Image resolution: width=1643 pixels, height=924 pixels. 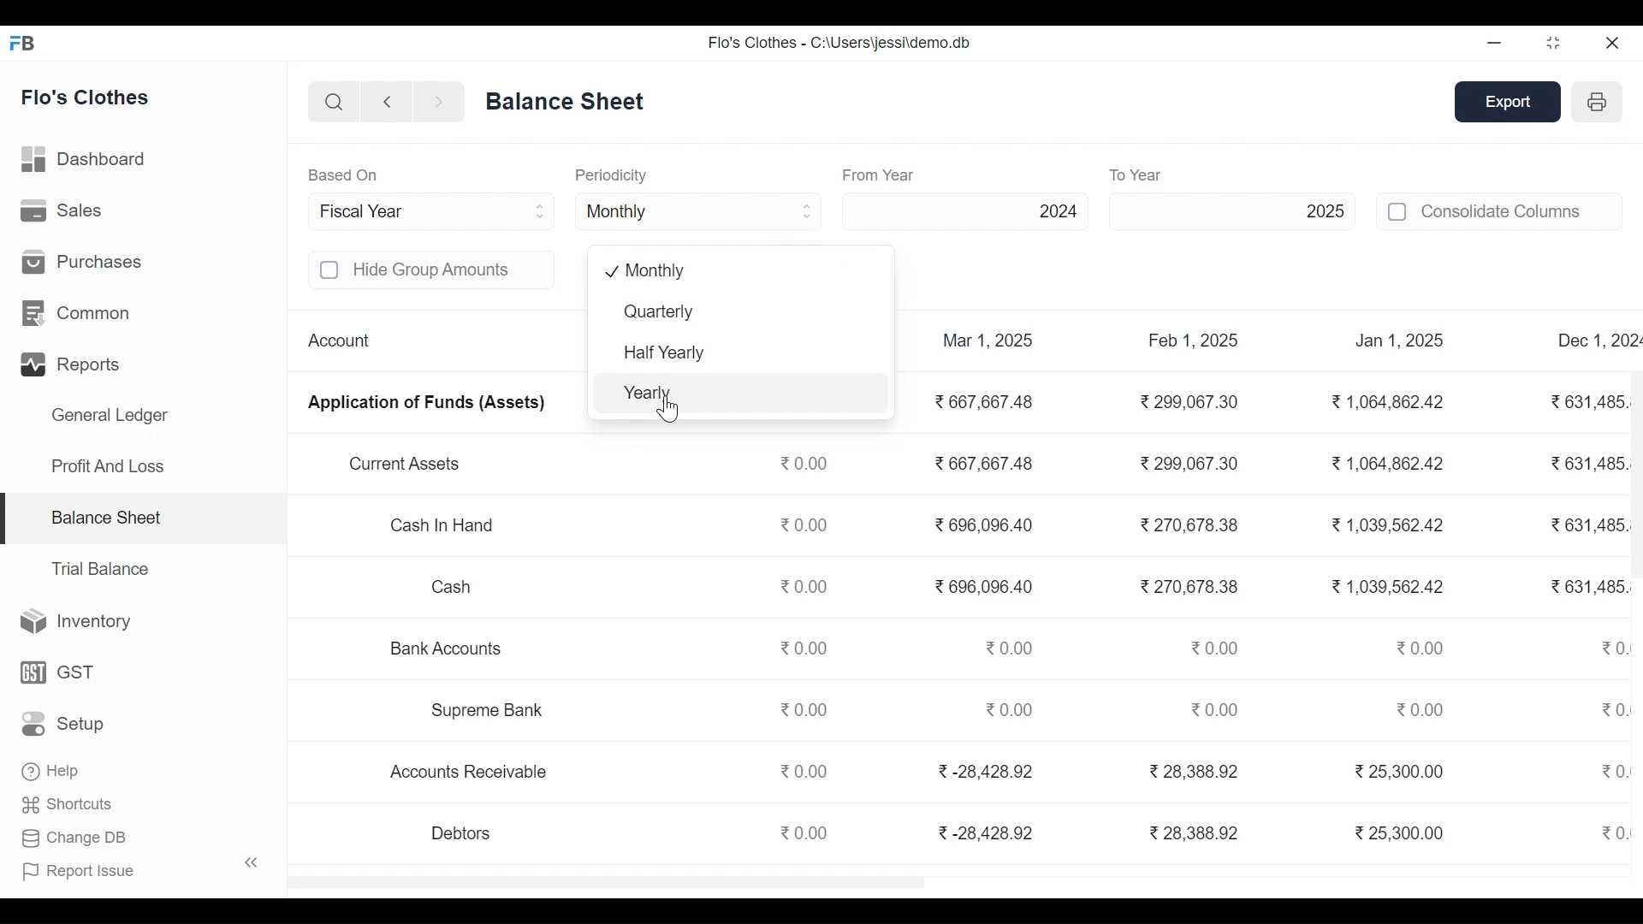 I want to click on Hide Group Amounts, so click(x=452, y=269).